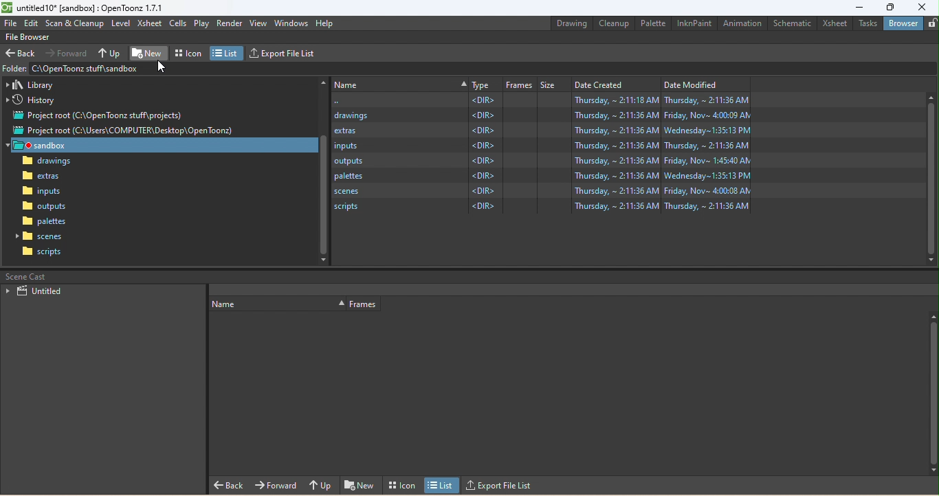  I want to click on cursor, so click(163, 69).